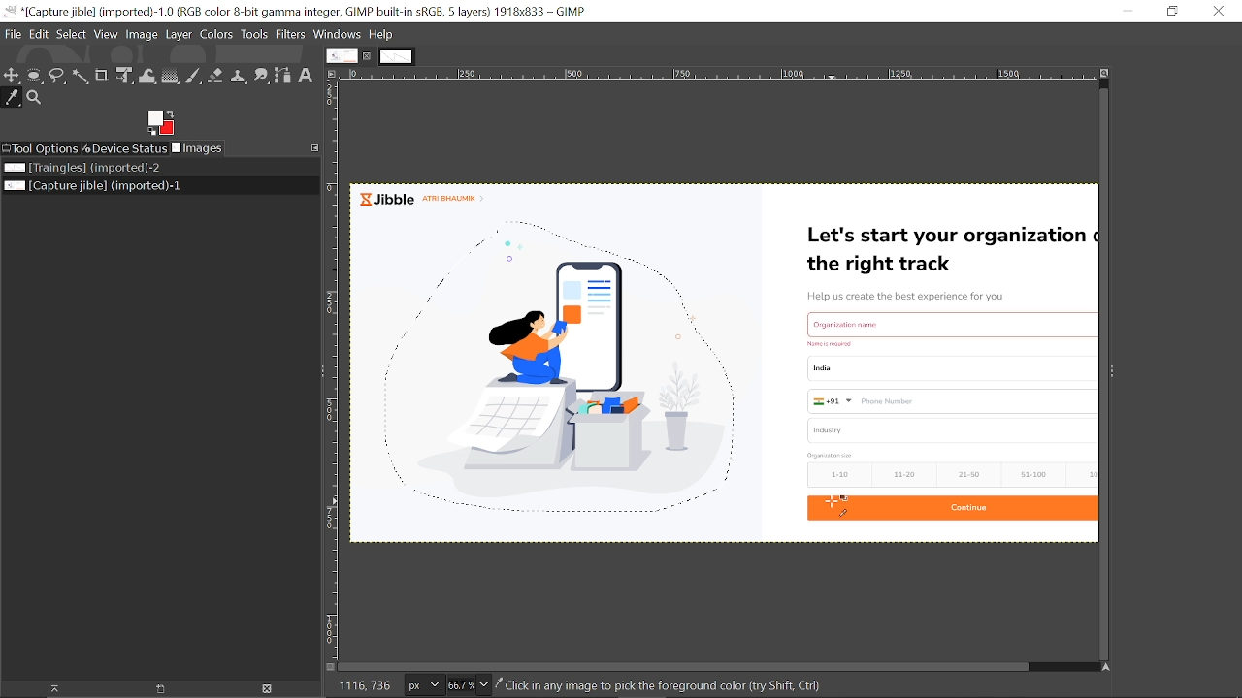  Describe the element at coordinates (39, 34) in the screenshot. I see `Edit` at that location.